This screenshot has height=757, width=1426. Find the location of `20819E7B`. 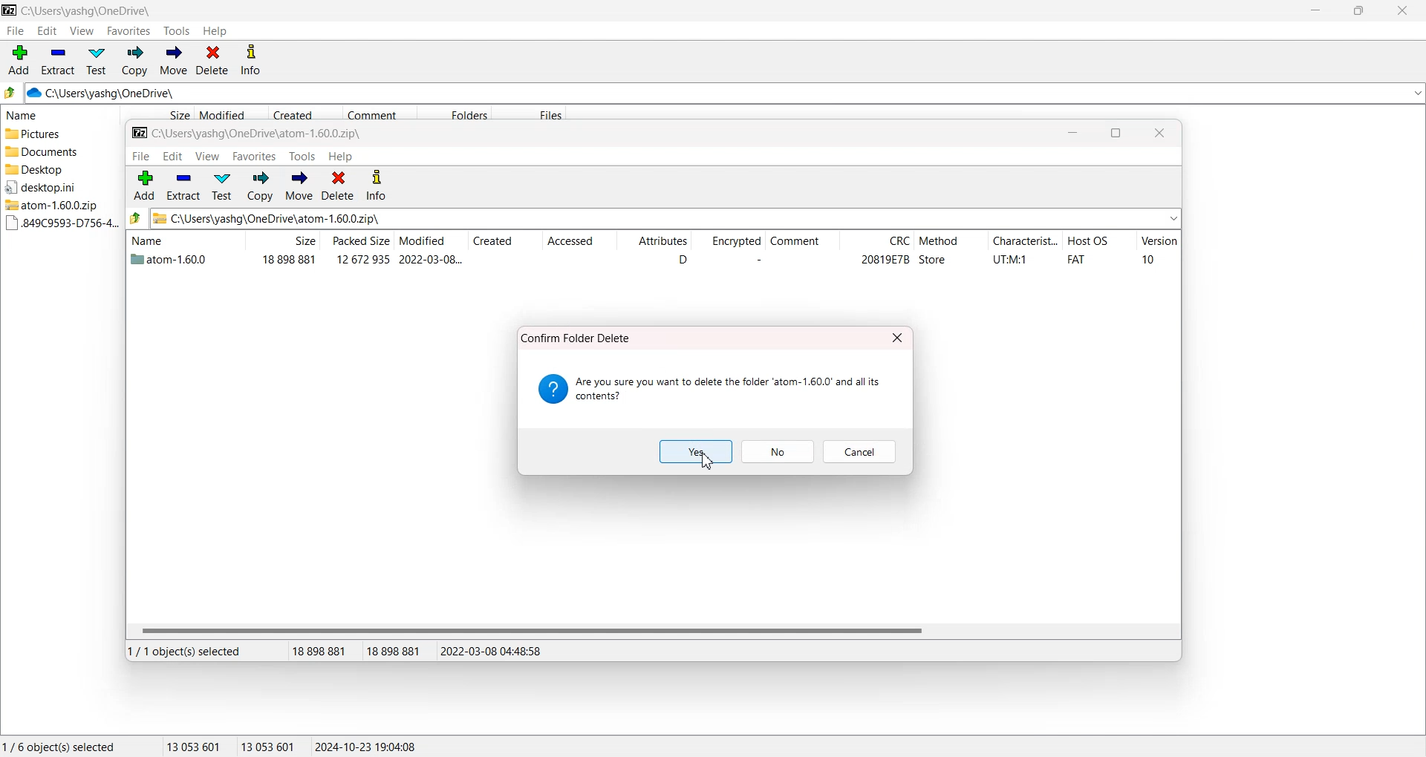

20819E7B is located at coordinates (885, 260).